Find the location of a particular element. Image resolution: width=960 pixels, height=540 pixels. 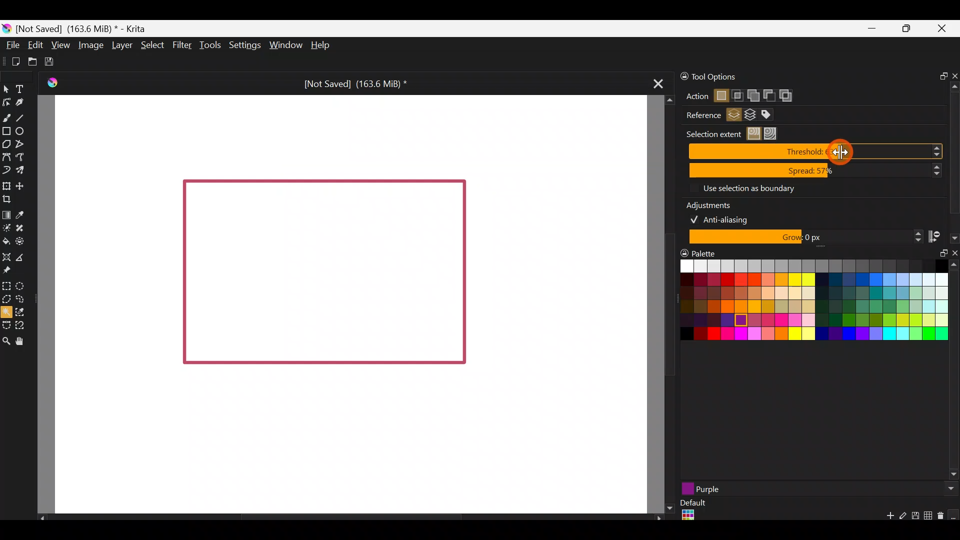

Scroll bar is located at coordinates (345, 517).